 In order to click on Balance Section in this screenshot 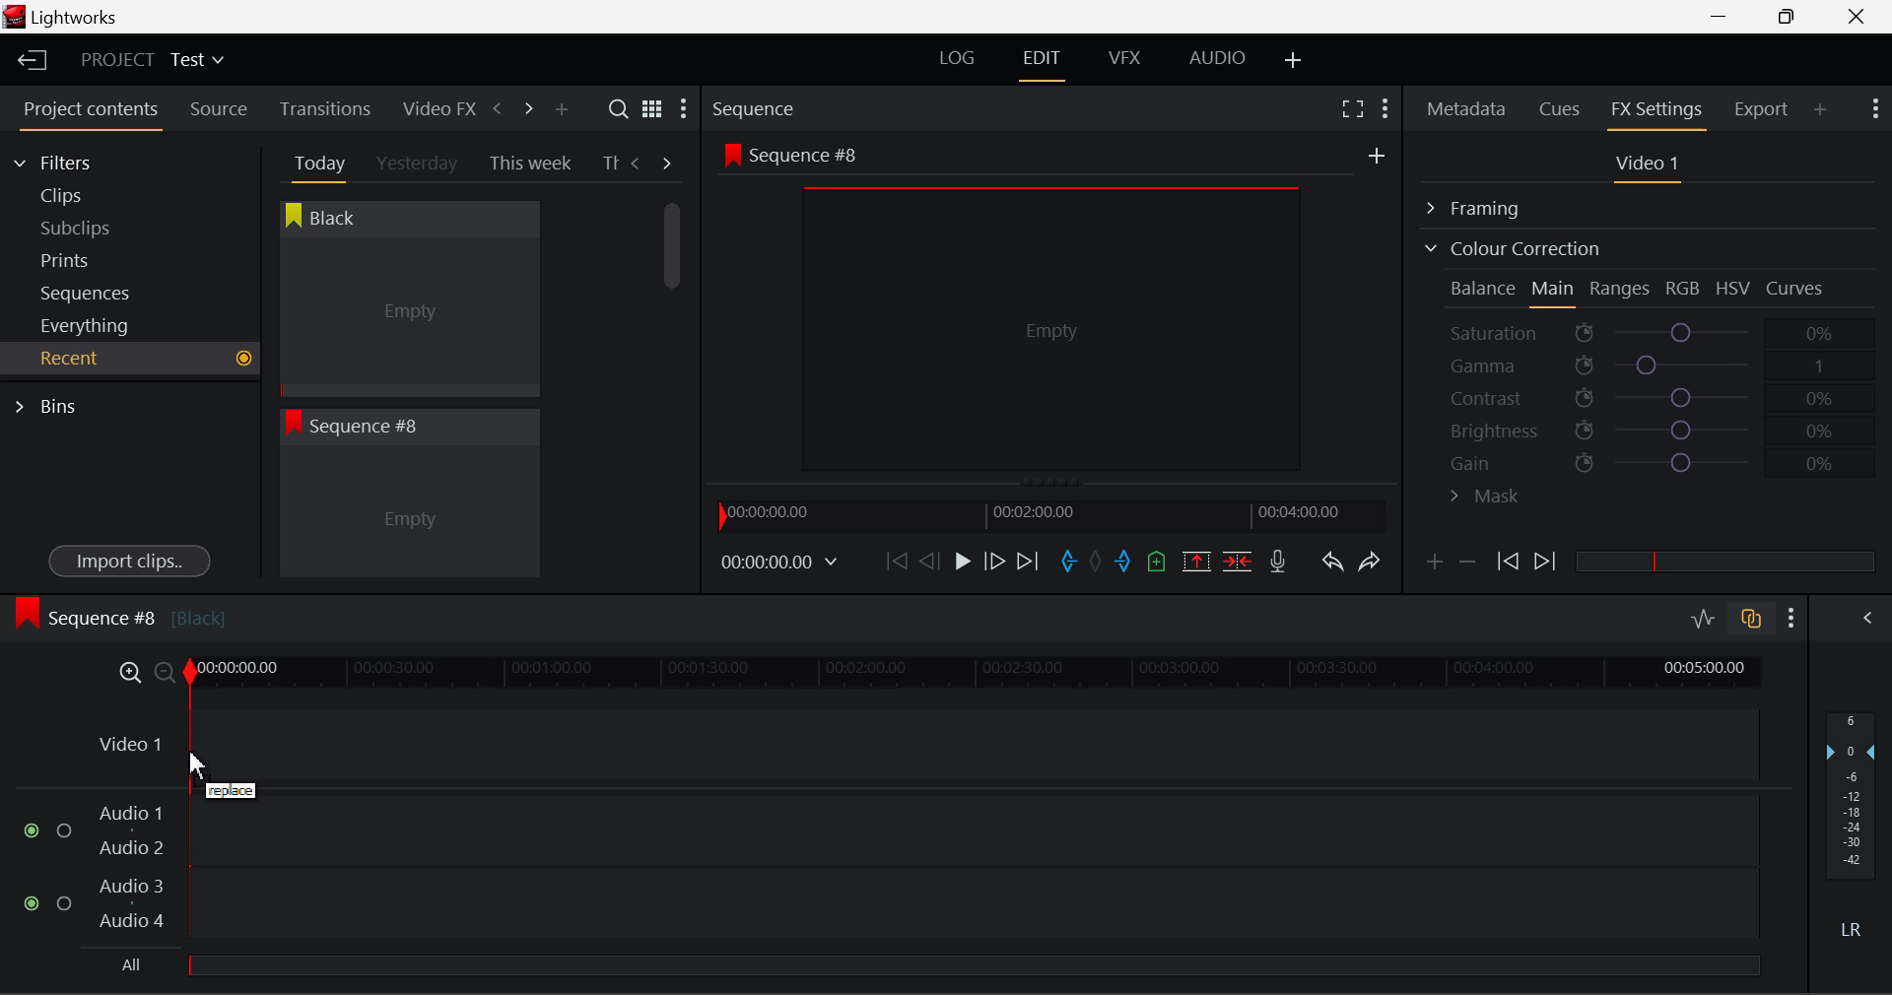, I will do `click(1485, 288)`.